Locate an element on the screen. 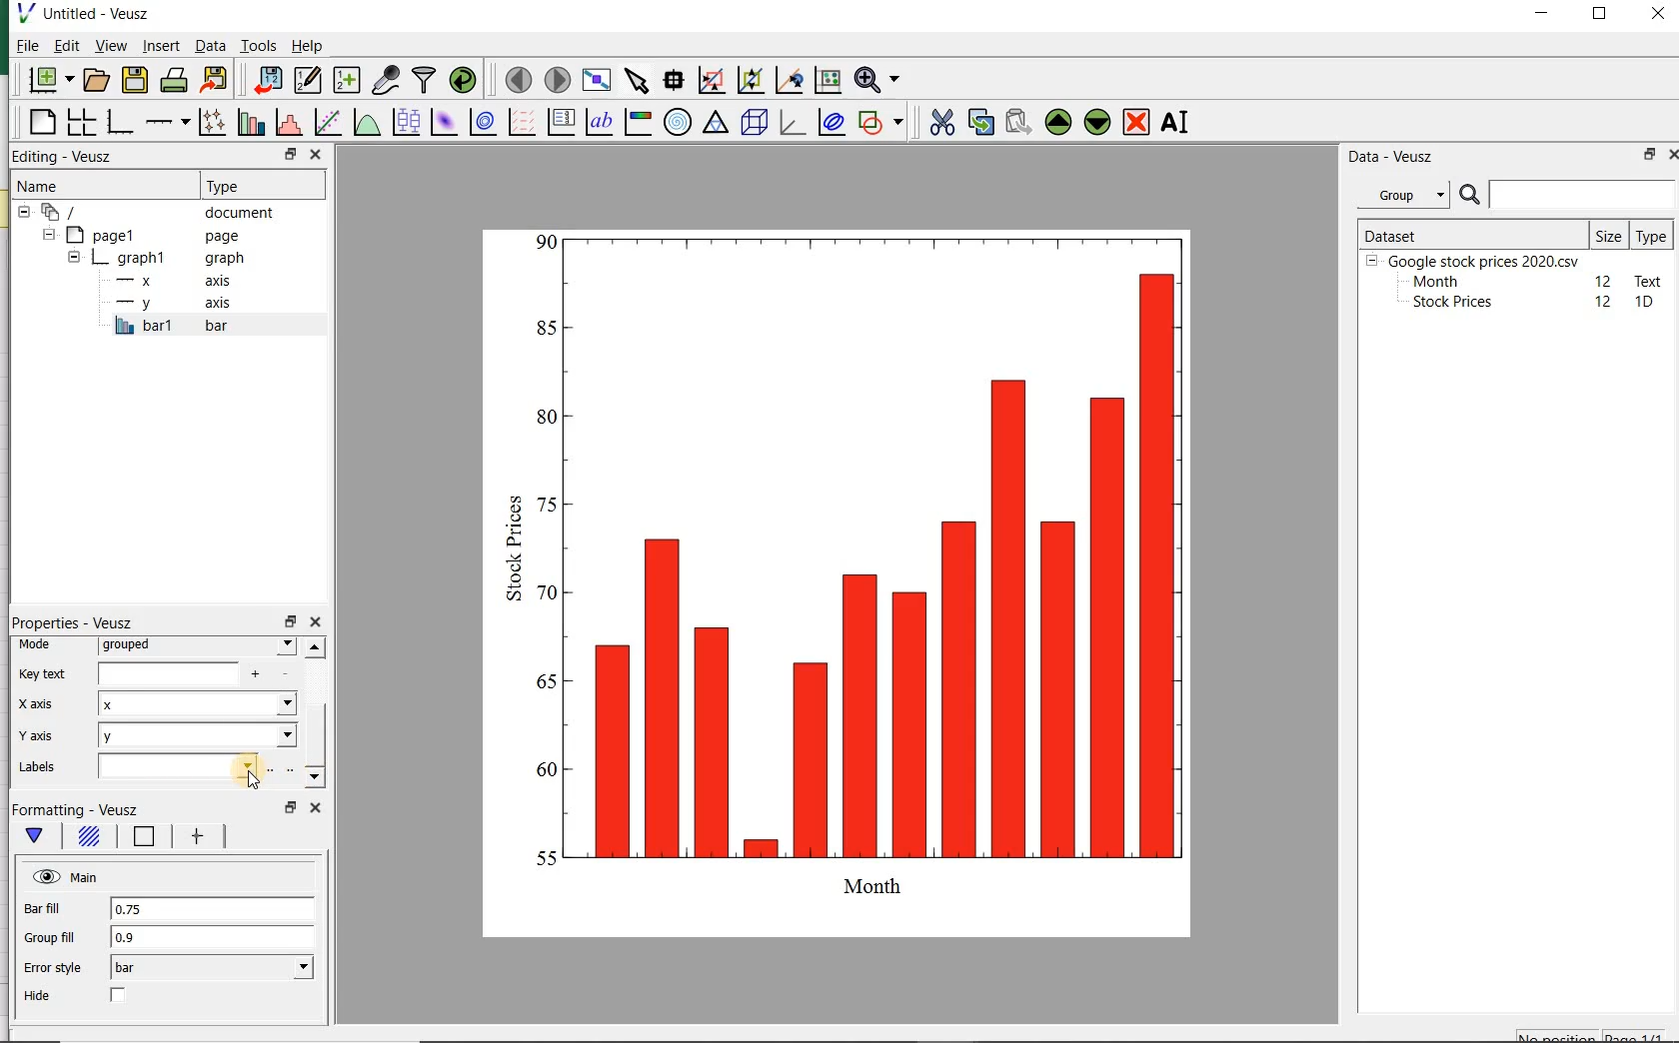 The width and height of the screenshot is (1679, 1043). select items from the graph or scroll is located at coordinates (636, 81).